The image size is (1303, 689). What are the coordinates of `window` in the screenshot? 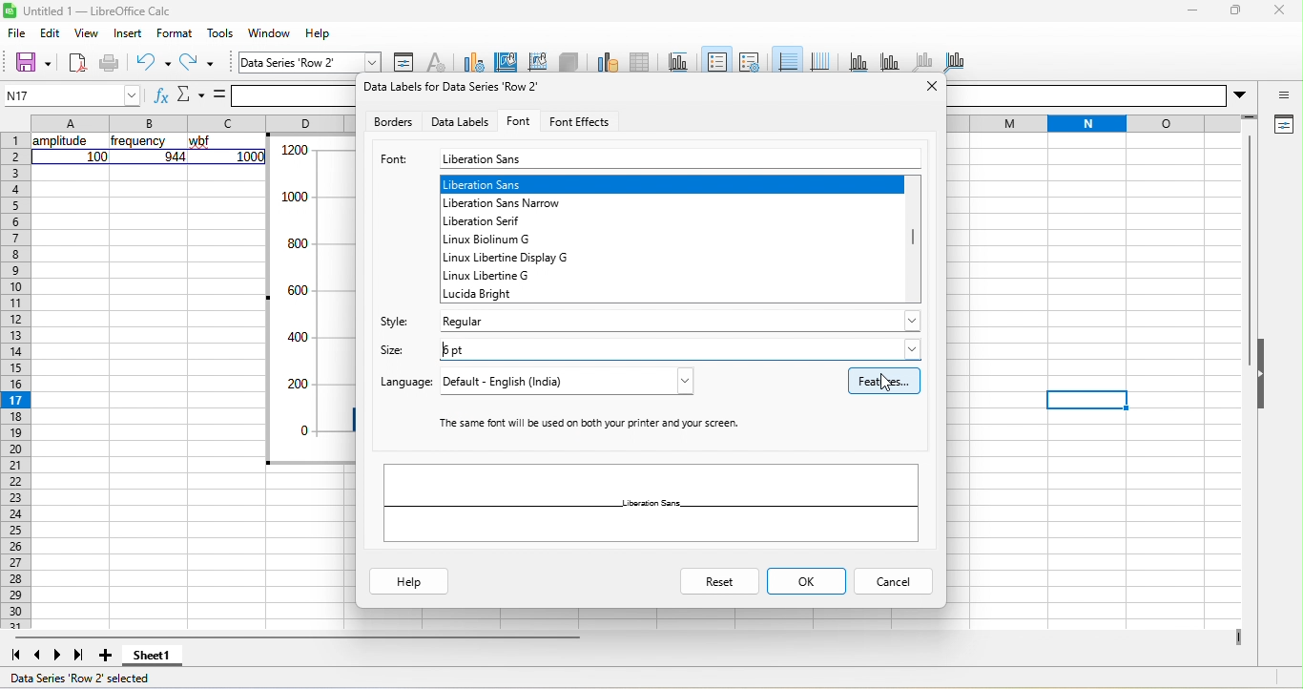 It's located at (267, 33).